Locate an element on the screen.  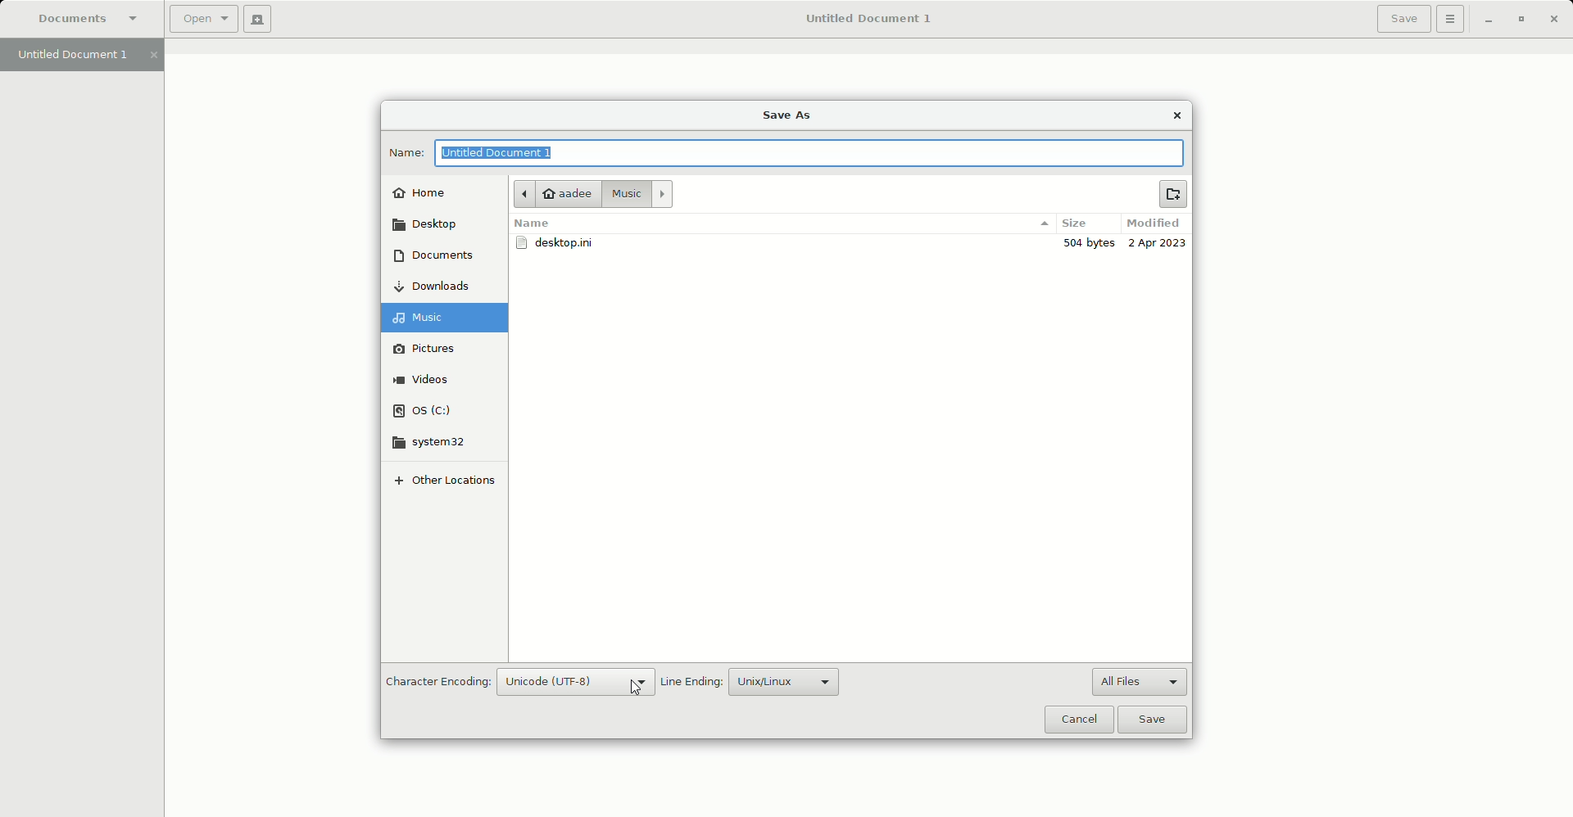
Name is located at coordinates (533, 223).